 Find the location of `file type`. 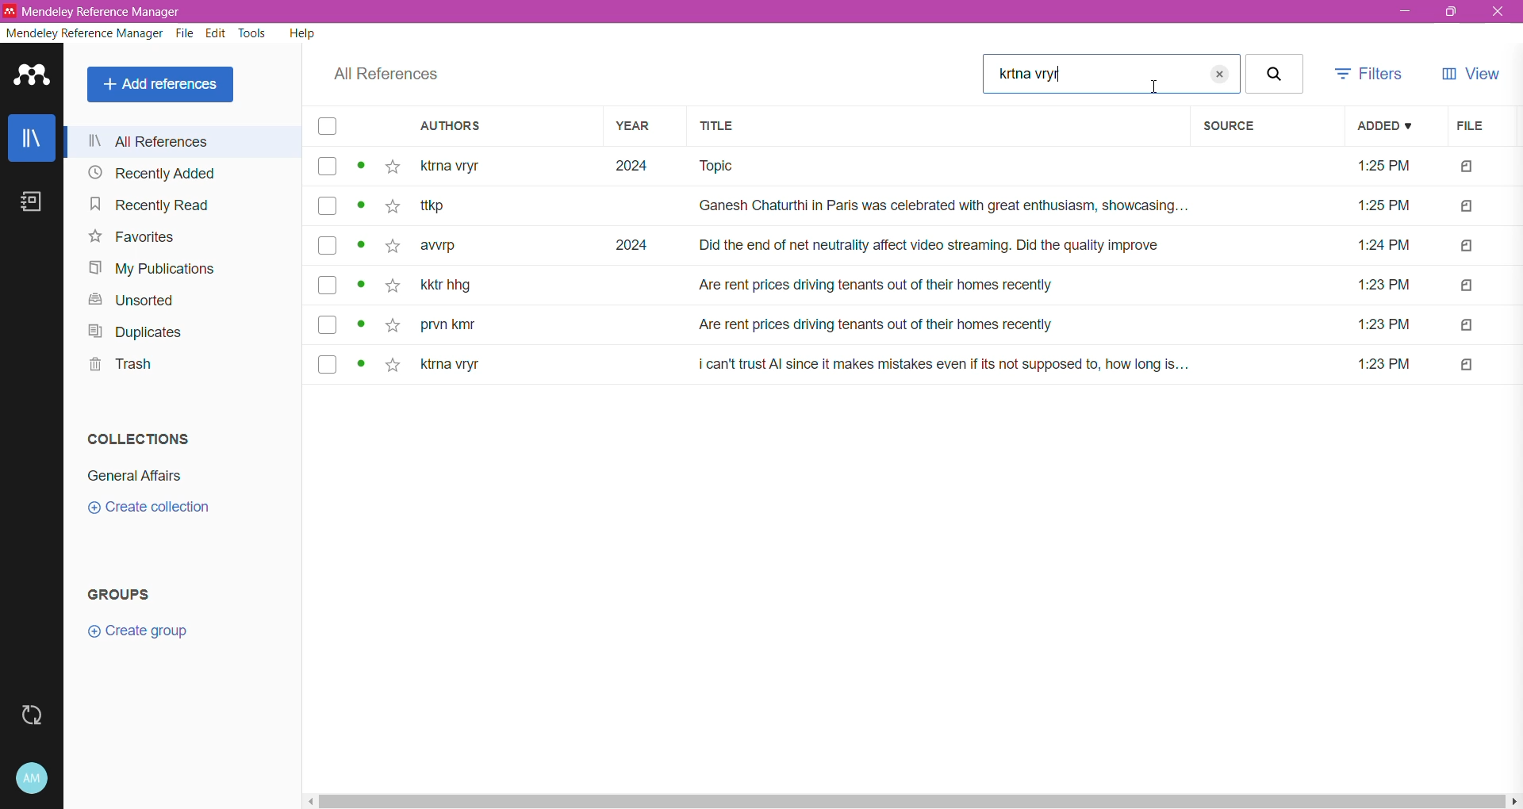

file type is located at coordinates (1467, 366).